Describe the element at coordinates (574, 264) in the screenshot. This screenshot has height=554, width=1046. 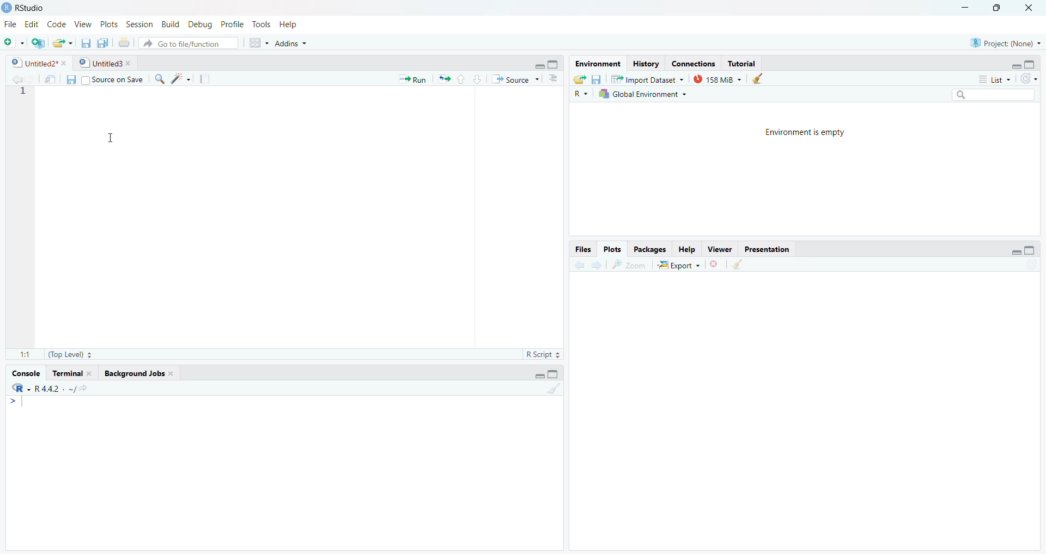
I see `backward` at that location.